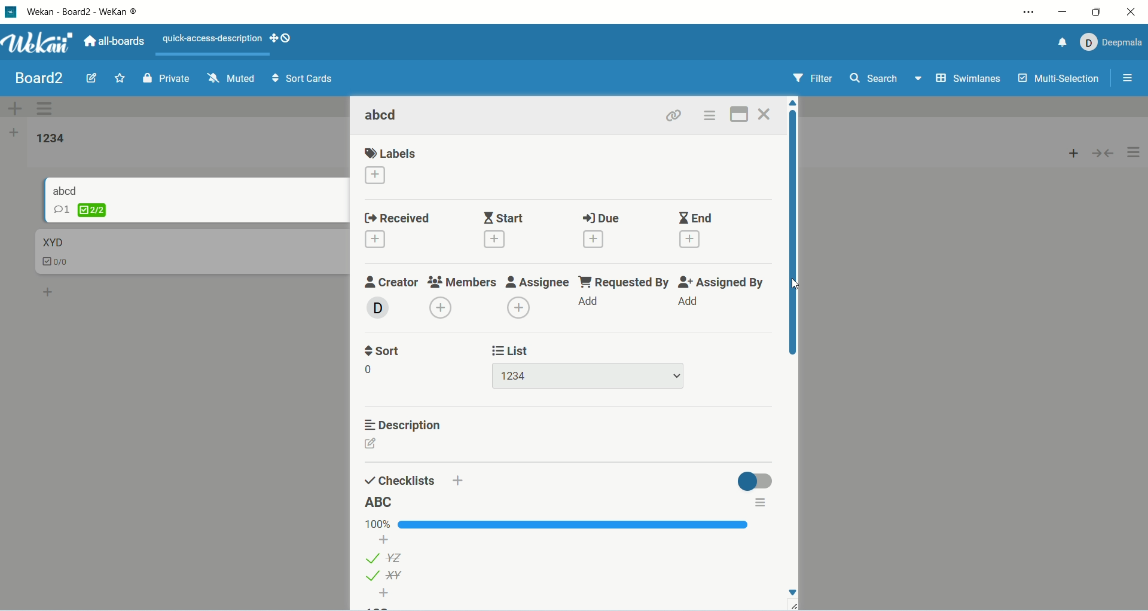  Describe the element at coordinates (66, 190) in the screenshot. I see `card title` at that location.